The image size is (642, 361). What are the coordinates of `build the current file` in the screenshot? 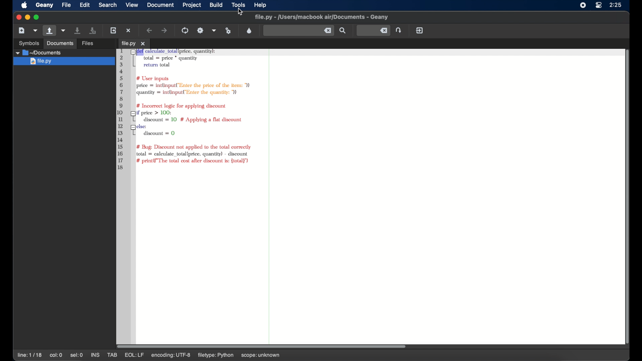 It's located at (200, 30).